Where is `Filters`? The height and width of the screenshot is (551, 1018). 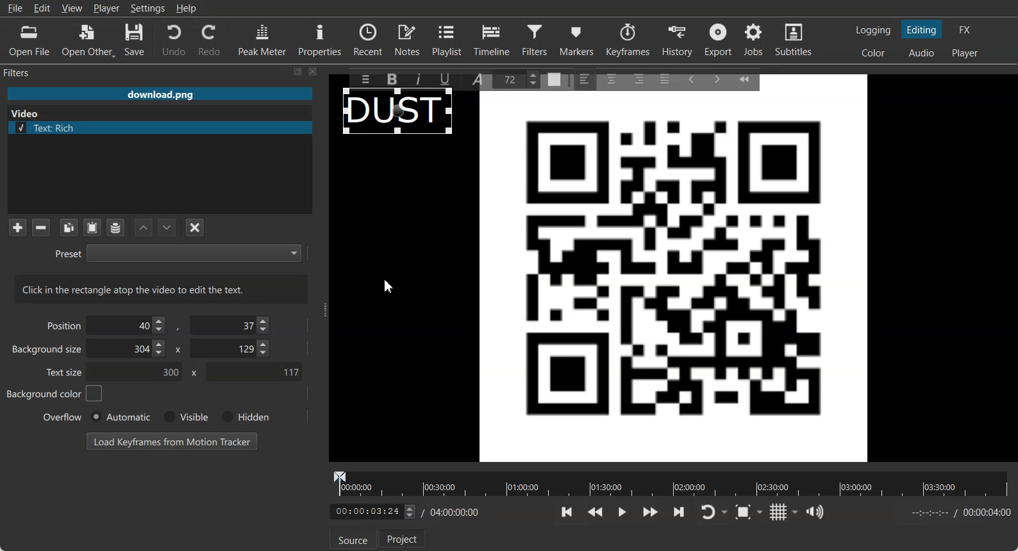 Filters is located at coordinates (537, 39).